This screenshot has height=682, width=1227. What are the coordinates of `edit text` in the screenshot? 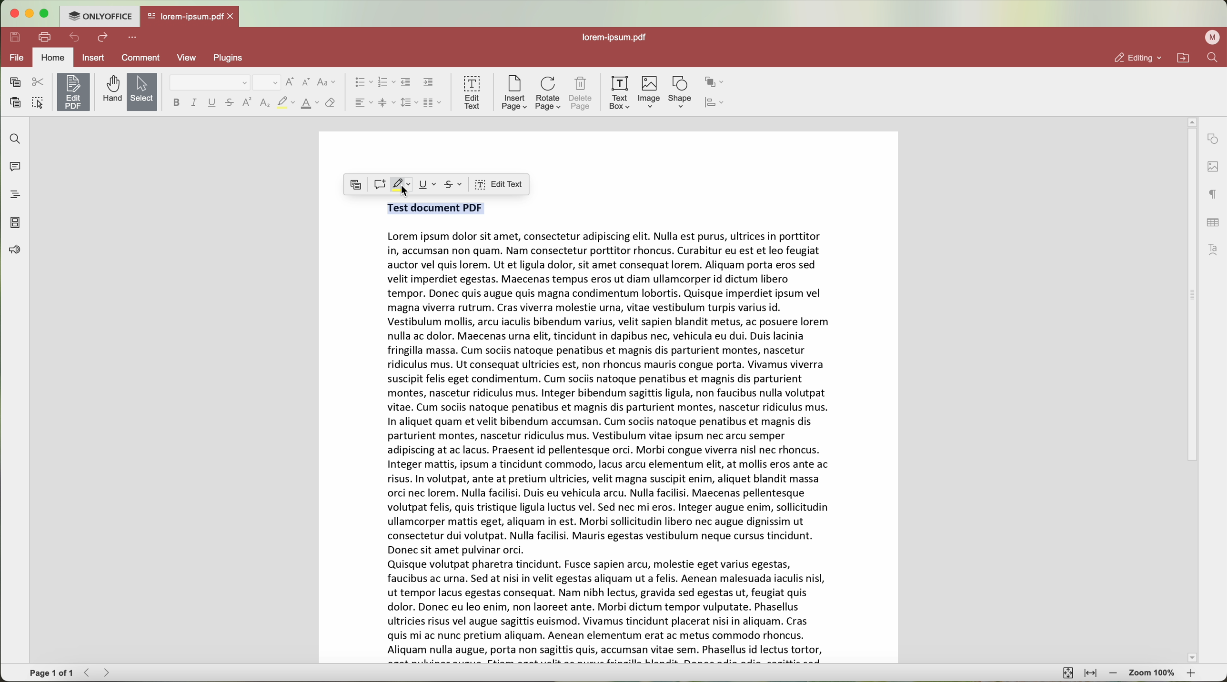 It's located at (471, 93).